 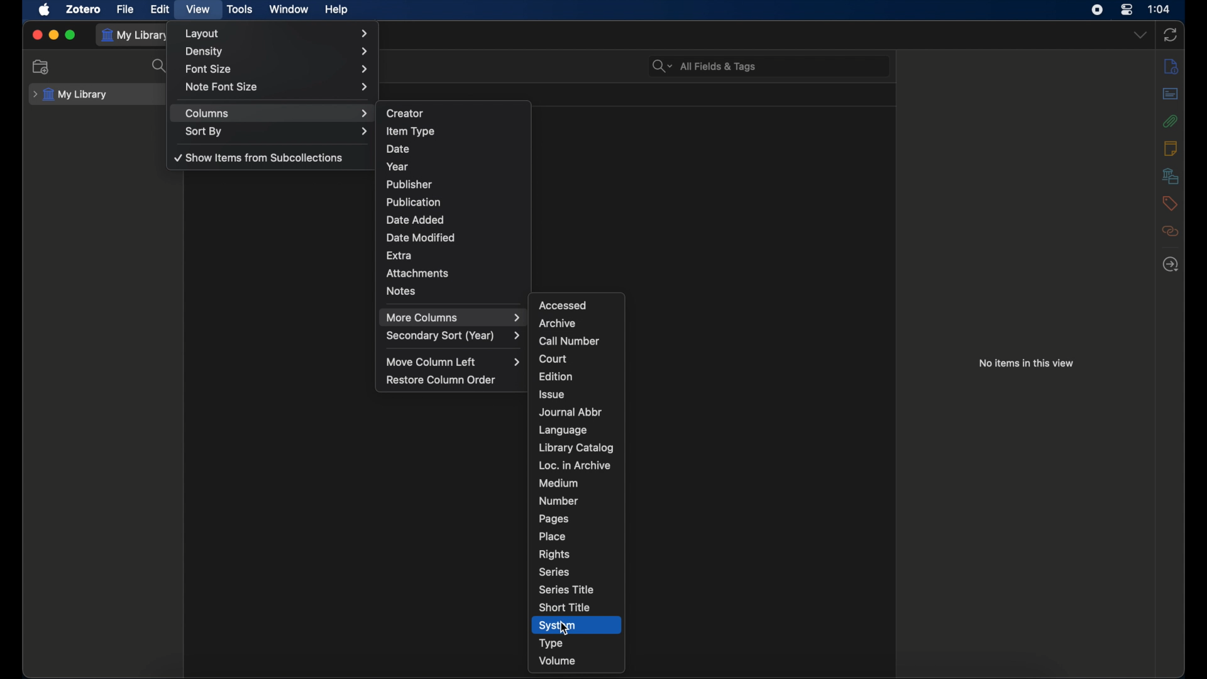 What do you see at coordinates (1171, 175) in the screenshot?
I see `libraries` at bounding box center [1171, 175].